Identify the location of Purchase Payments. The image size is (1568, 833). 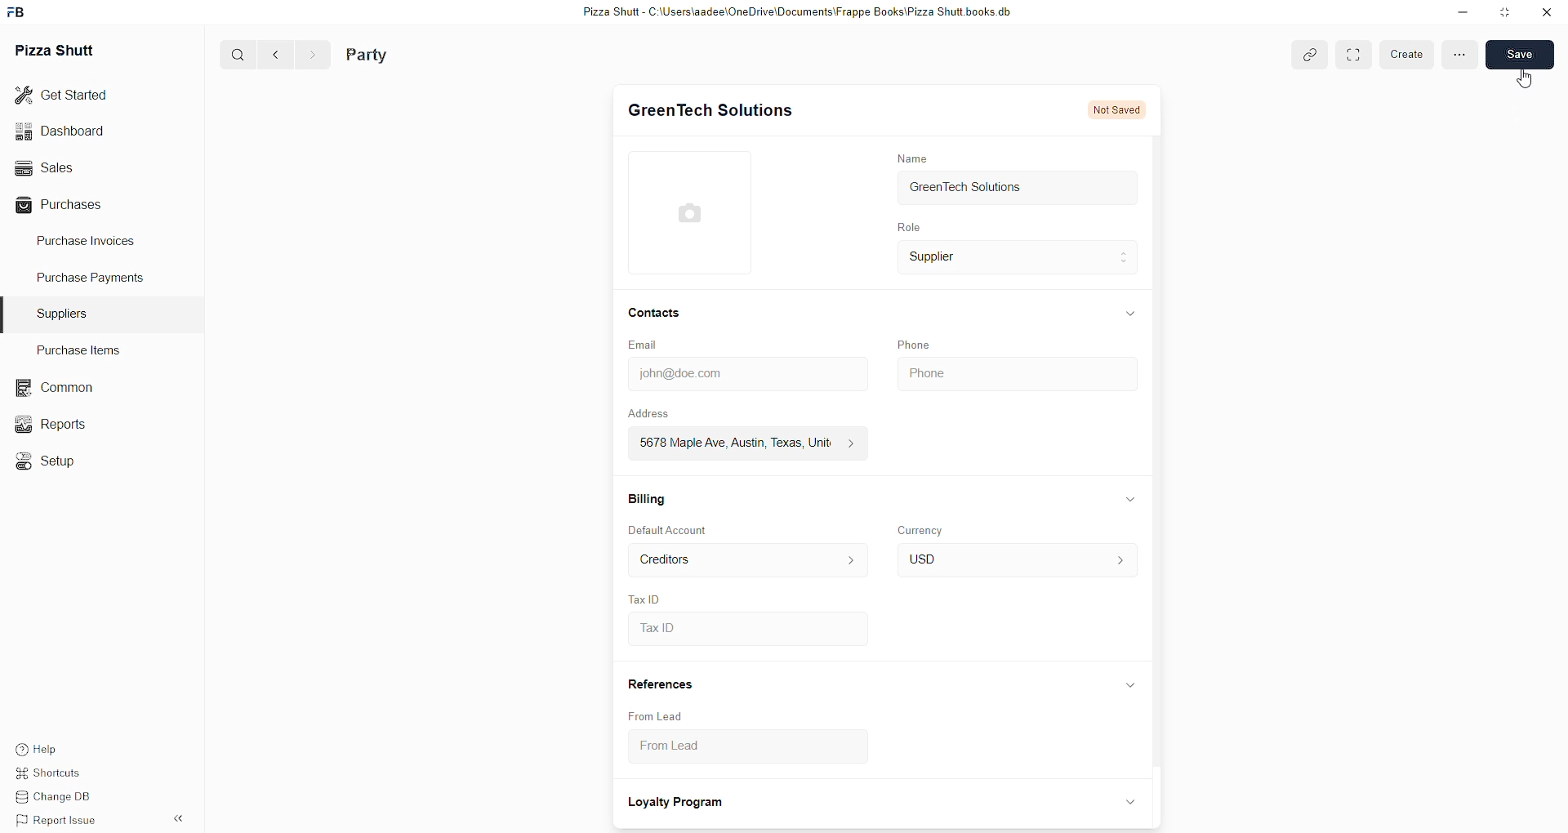
(92, 280).